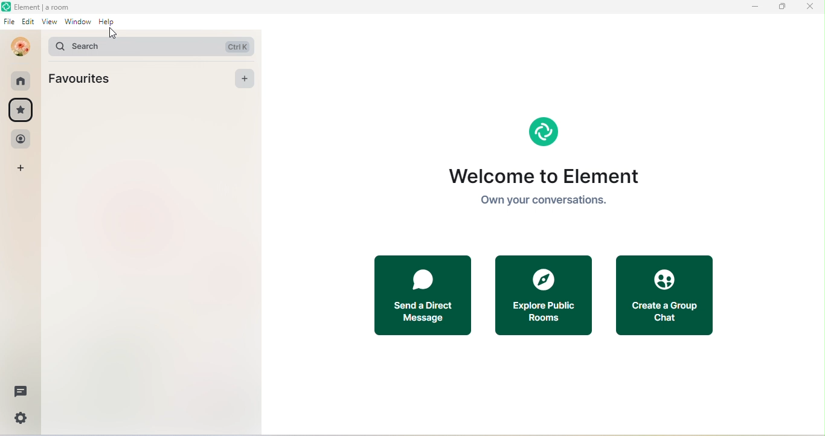 This screenshot has height=436, width=825. Describe the element at coordinates (667, 293) in the screenshot. I see `create a group chat` at that location.